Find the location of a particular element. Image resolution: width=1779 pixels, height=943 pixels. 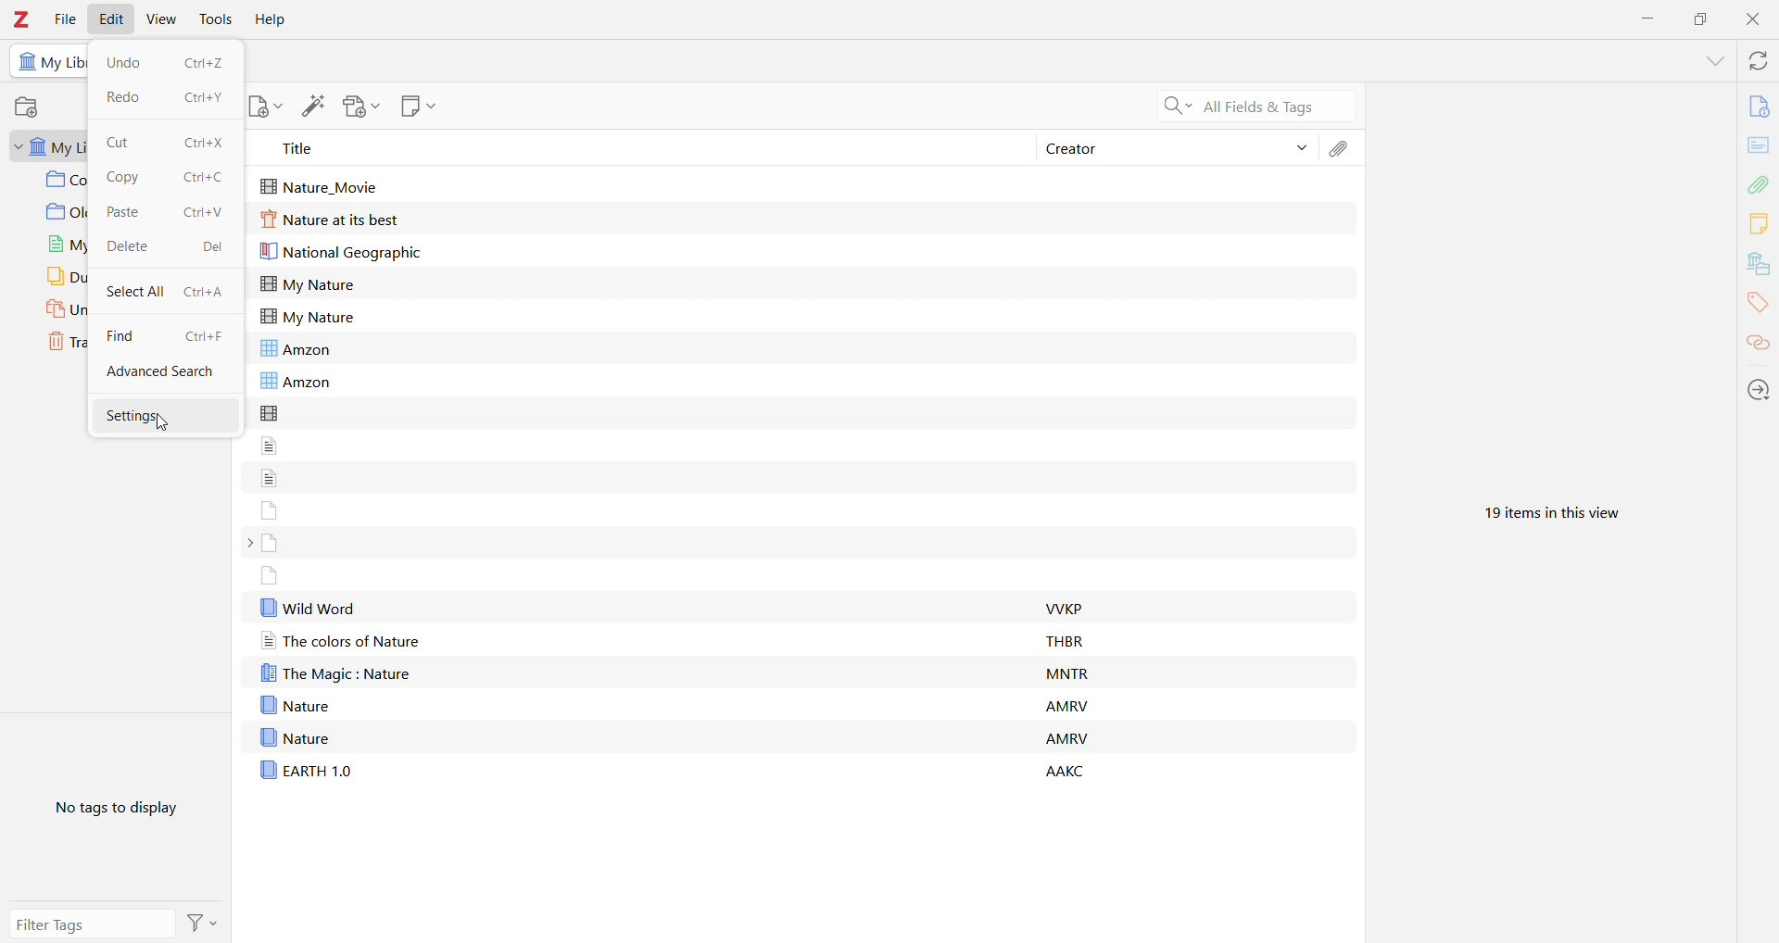

Related is located at coordinates (1758, 345).